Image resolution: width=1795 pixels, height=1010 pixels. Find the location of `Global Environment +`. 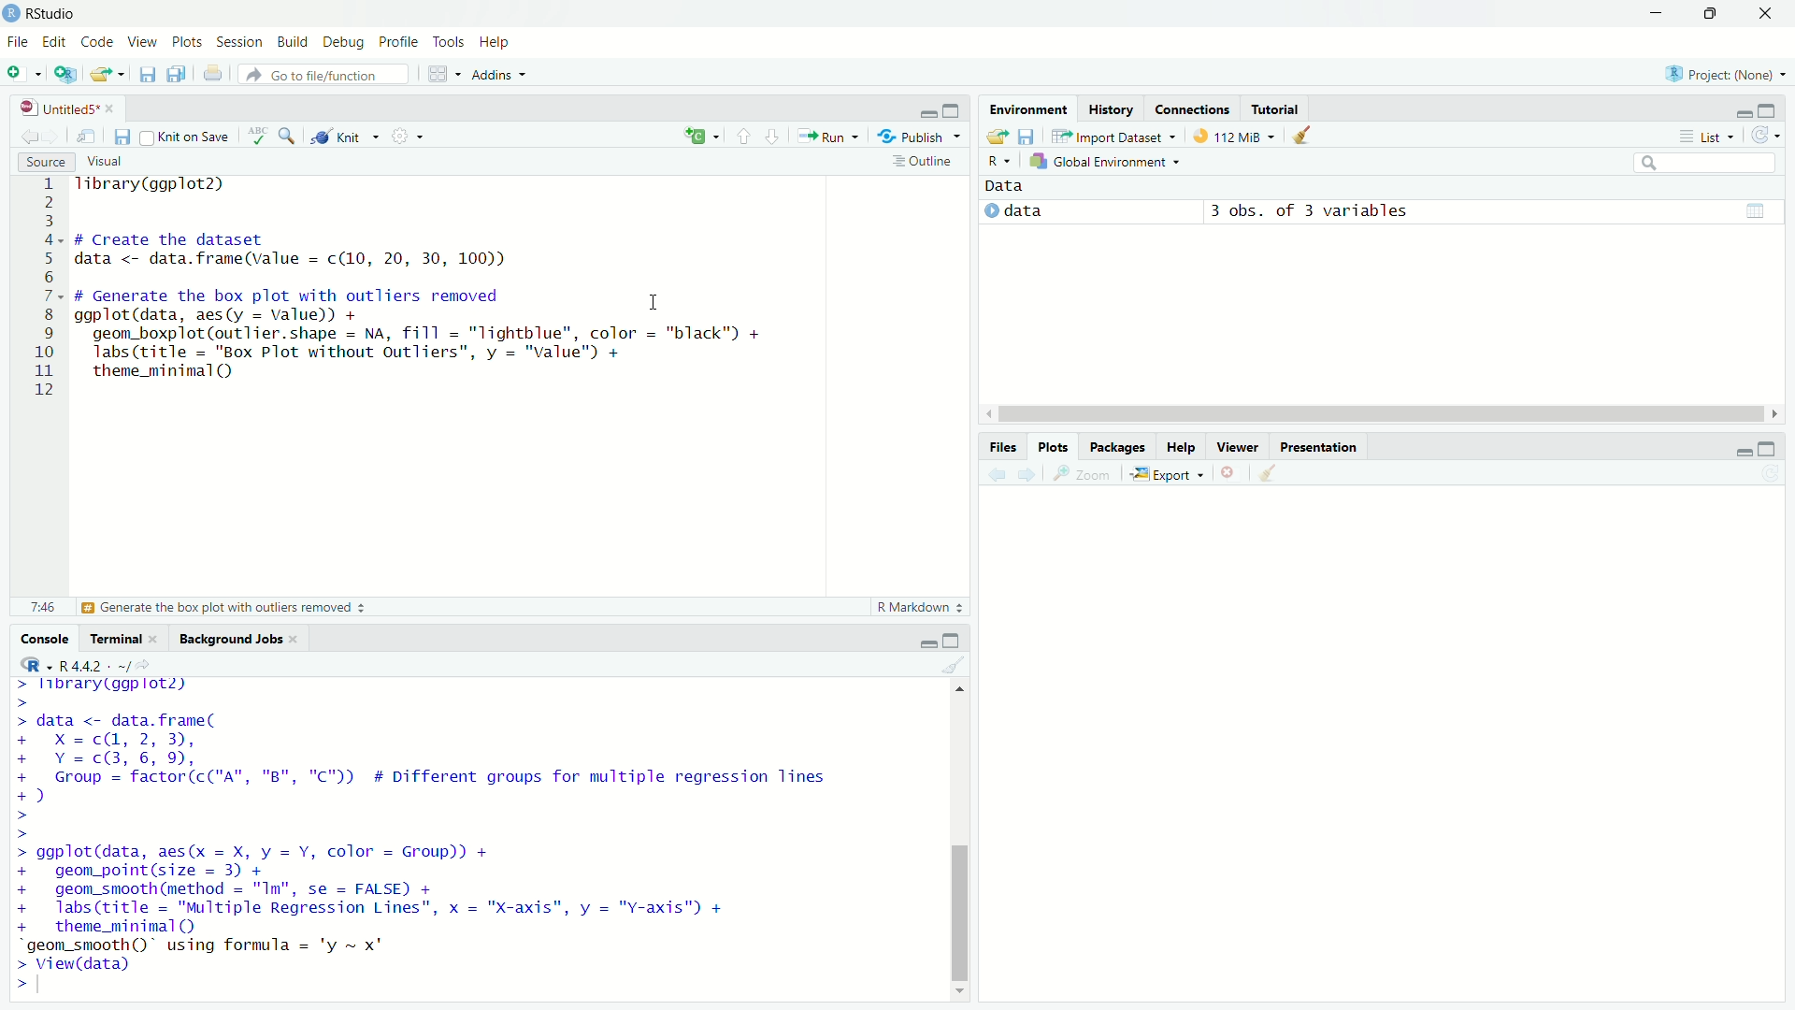

Global Environment + is located at coordinates (1109, 163).